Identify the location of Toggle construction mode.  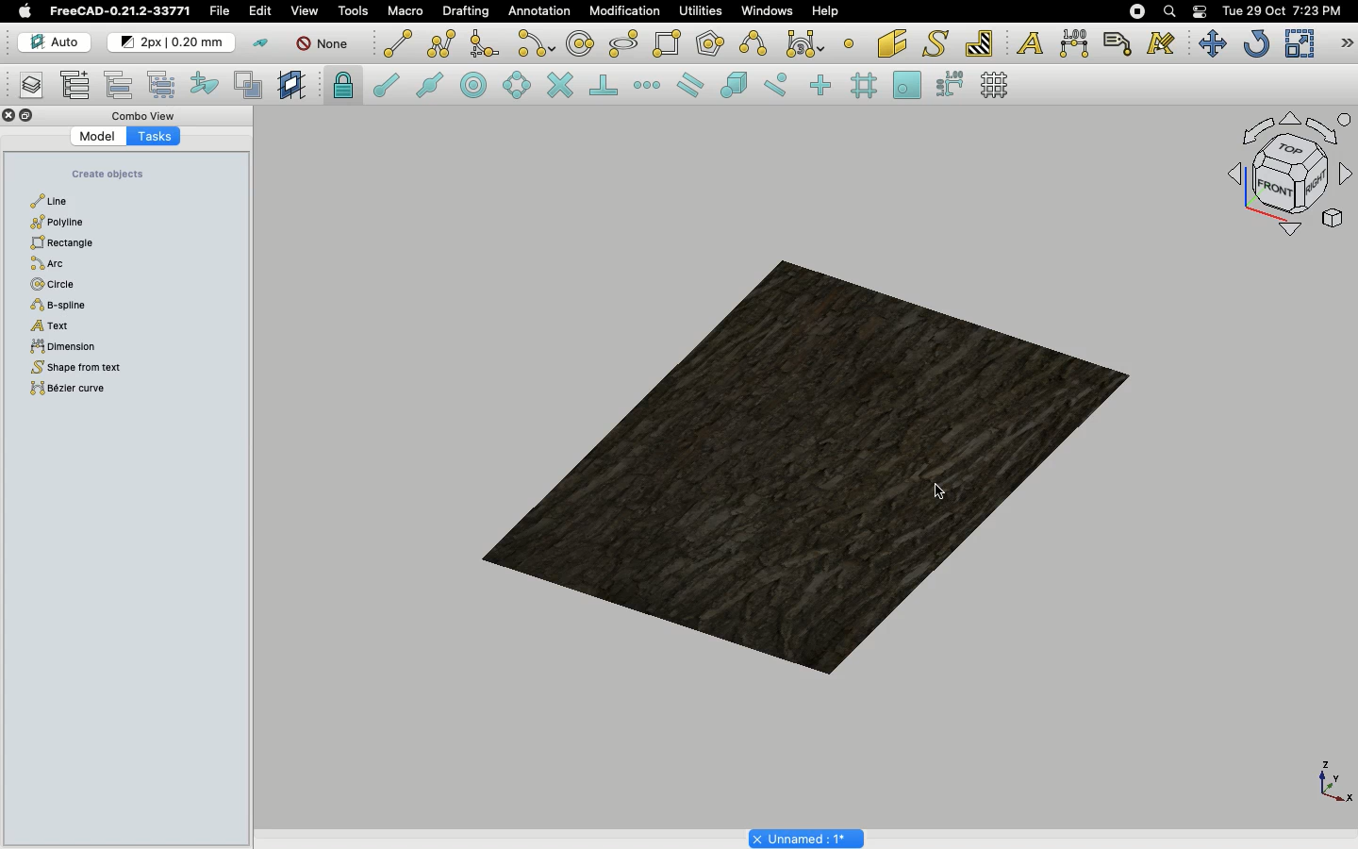
(259, 42).